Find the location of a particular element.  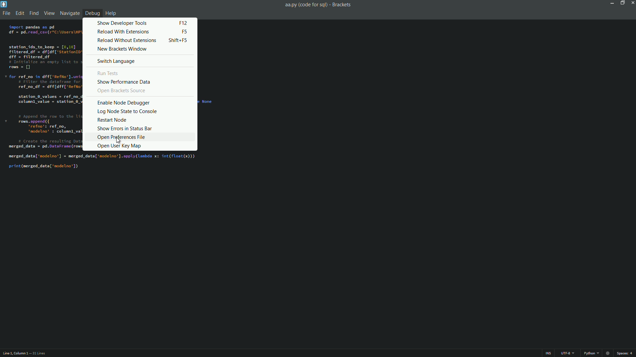

open user key map is located at coordinates (119, 146).